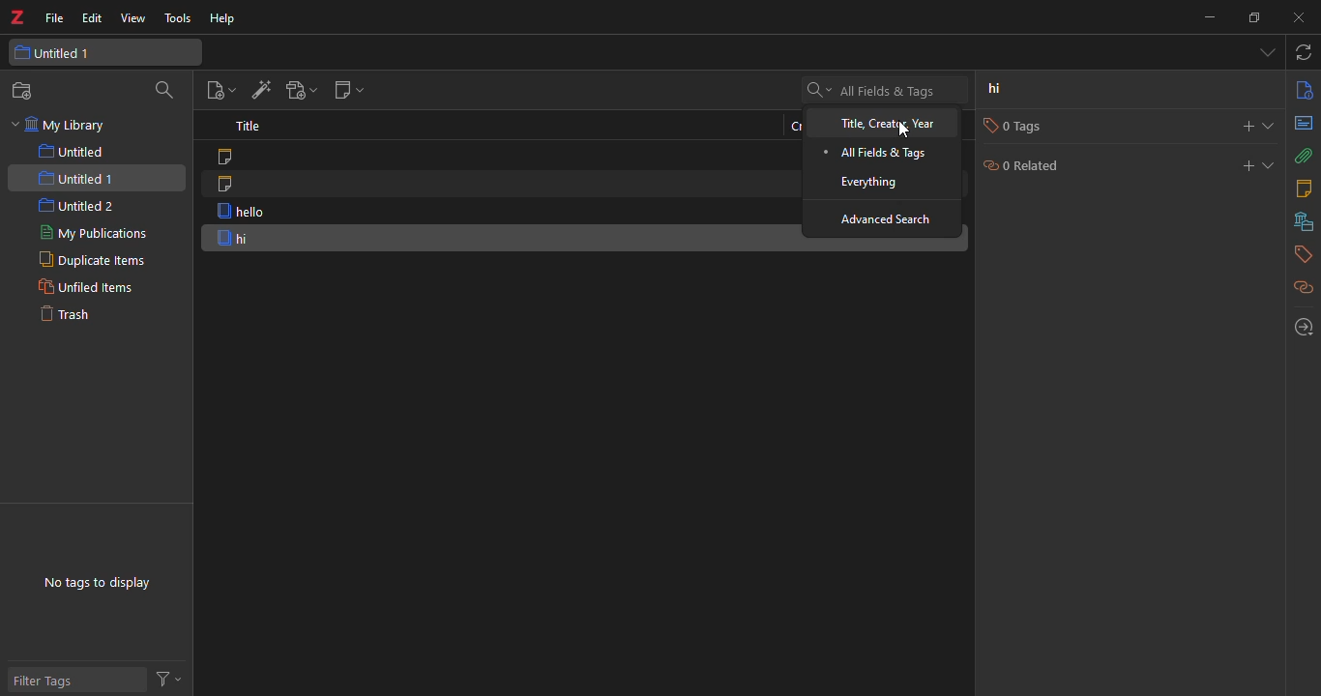 Image resolution: width=1321 pixels, height=696 pixels. I want to click on abstract, so click(1303, 124).